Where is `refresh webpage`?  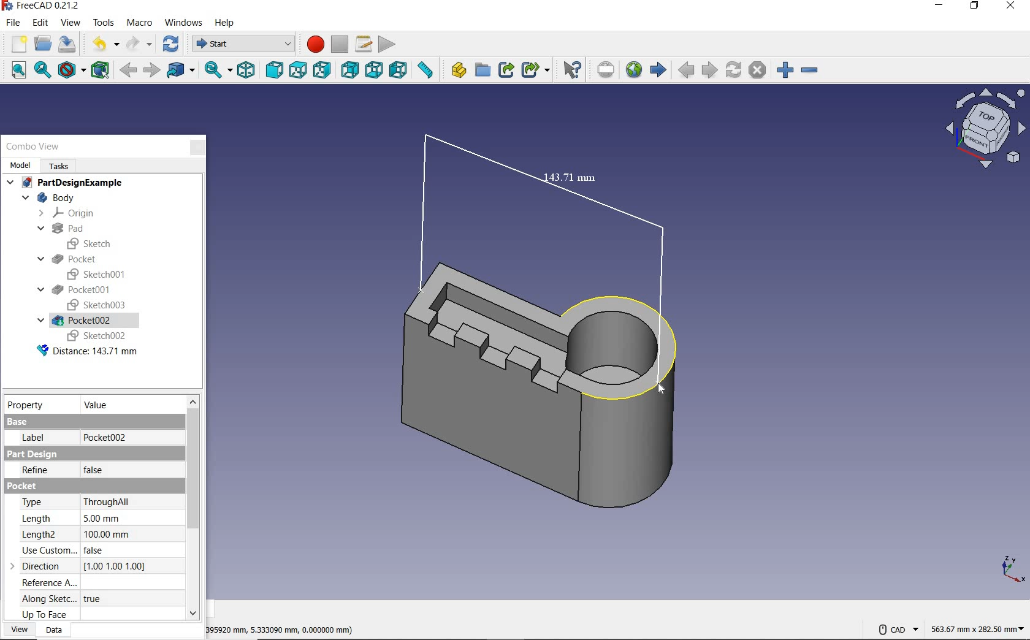
refresh webpage is located at coordinates (733, 69).